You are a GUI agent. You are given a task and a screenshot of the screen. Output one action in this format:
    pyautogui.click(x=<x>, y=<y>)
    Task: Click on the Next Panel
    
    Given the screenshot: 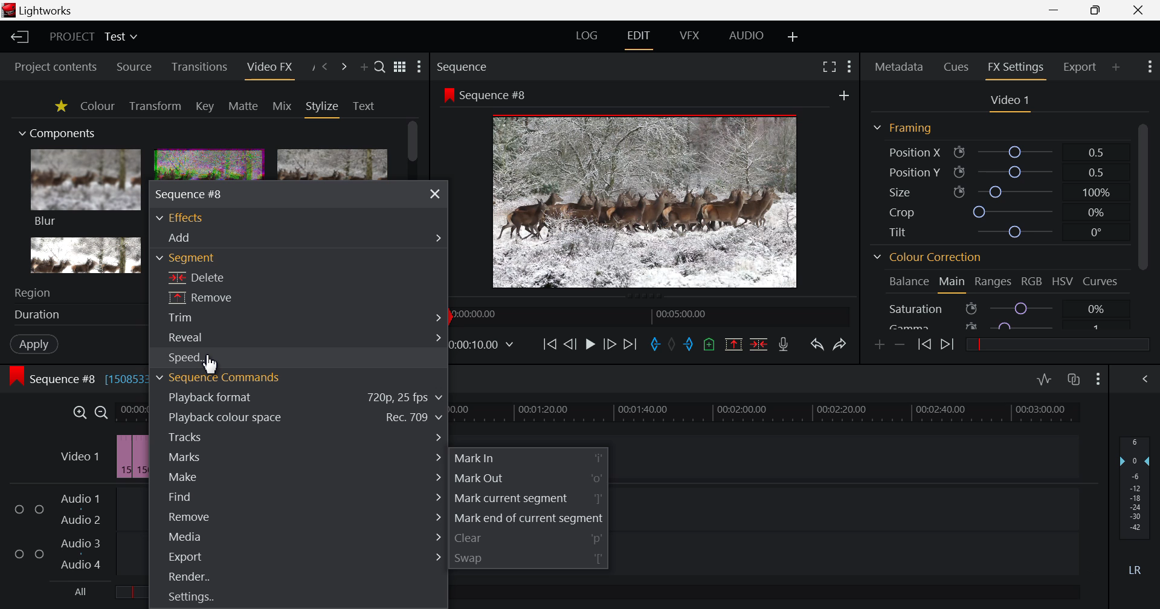 What is the action you would take?
    pyautogui.click(x=342, y=67)
    